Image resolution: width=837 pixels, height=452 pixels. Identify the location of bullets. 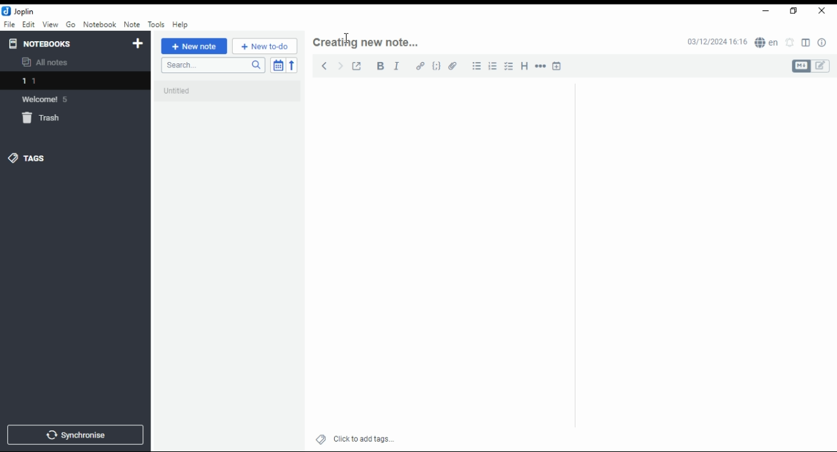
(475, 66).